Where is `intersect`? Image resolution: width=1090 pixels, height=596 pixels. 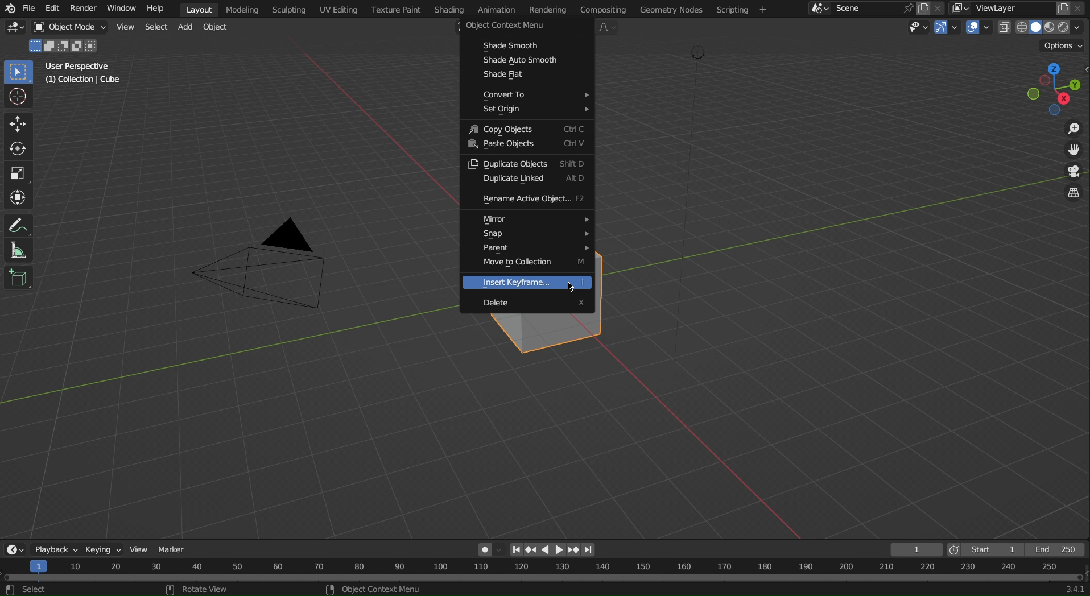
intersect is located at coordinates (95, 46).